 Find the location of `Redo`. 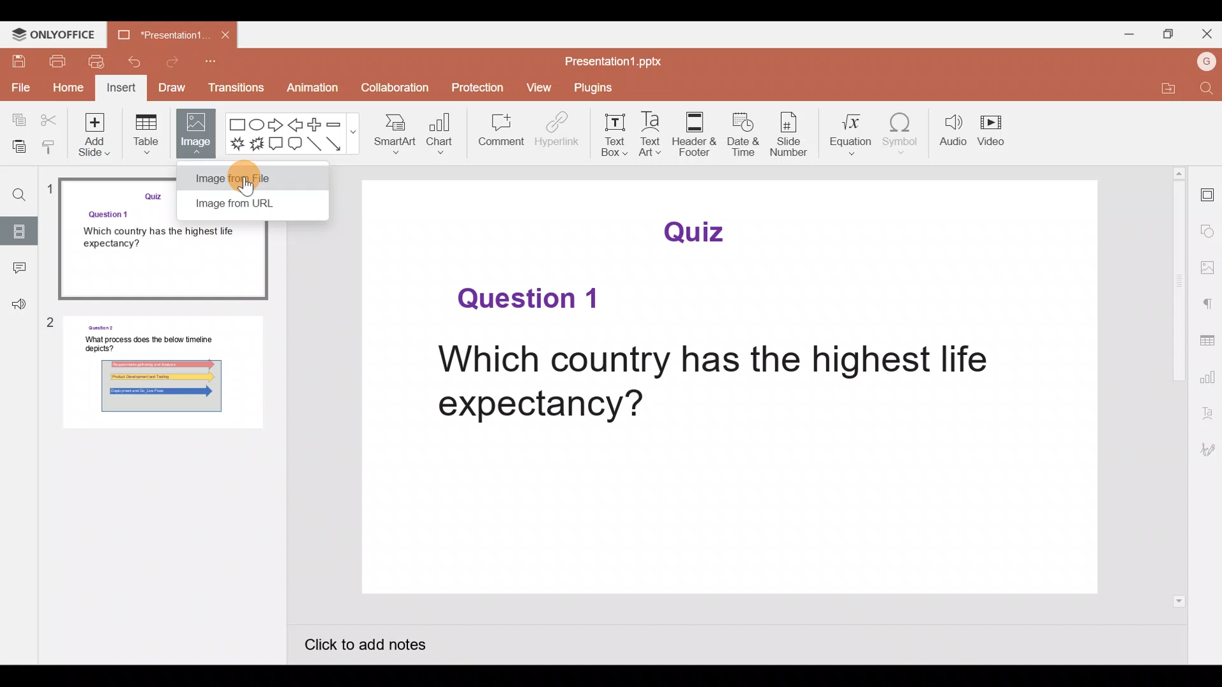

Redo is located at coordinates (181, 60).